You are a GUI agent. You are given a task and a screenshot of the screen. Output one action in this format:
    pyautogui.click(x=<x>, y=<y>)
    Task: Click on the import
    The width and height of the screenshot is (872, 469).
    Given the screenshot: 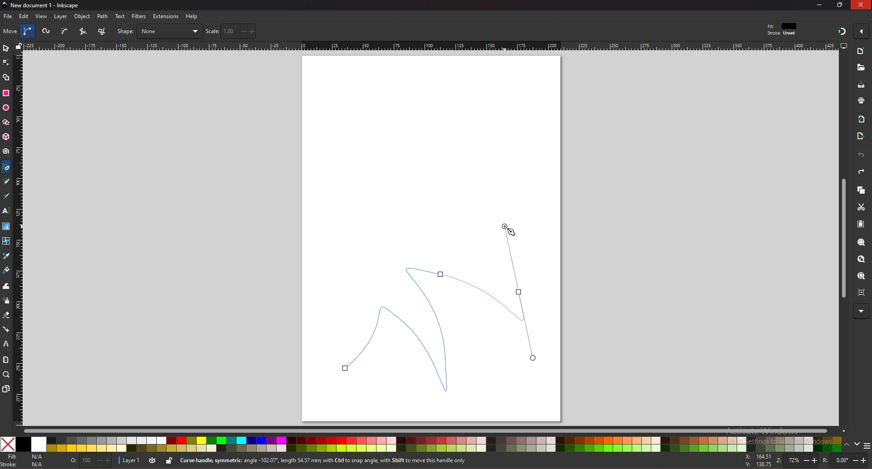 What is the action you would take?
    pyautogui.click(x=863, y=119)
    